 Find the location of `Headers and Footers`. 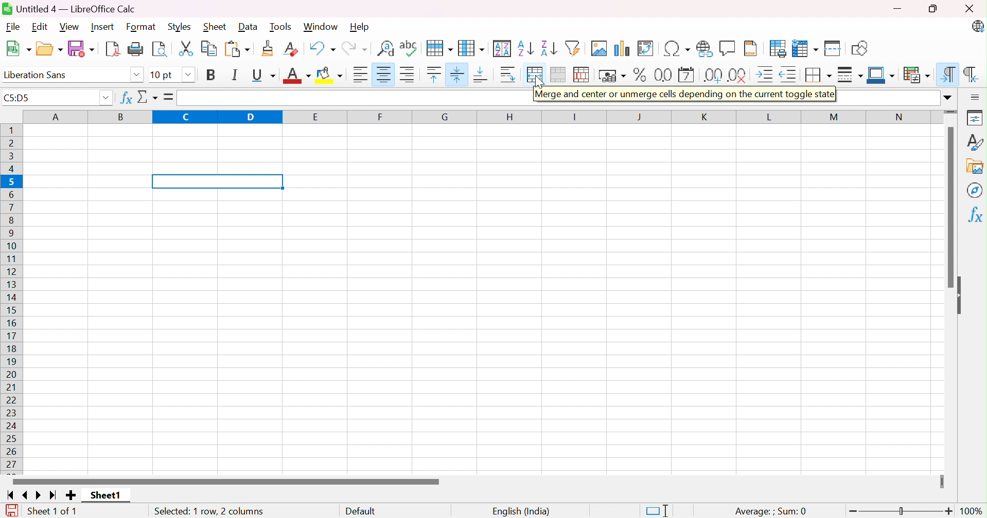

Headers and Footers is located at coordinates (753, 48).